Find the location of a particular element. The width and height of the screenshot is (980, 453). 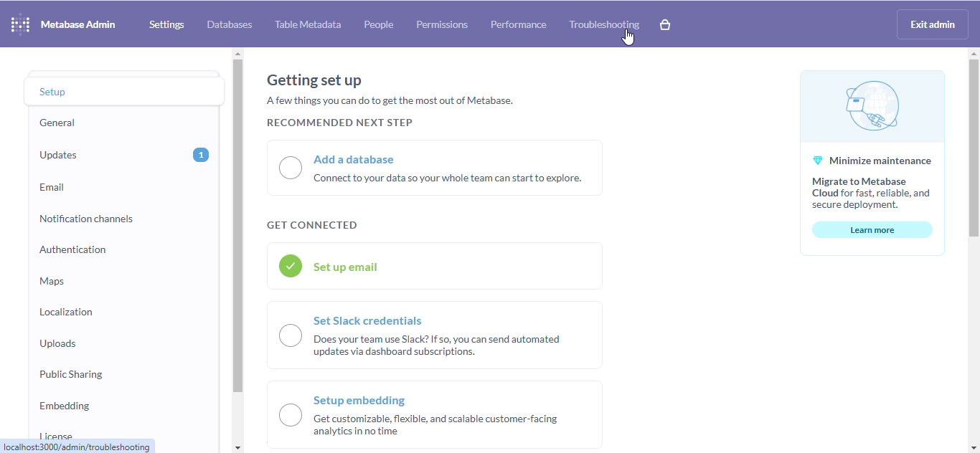

add a database is located at coordinates (435, 168).